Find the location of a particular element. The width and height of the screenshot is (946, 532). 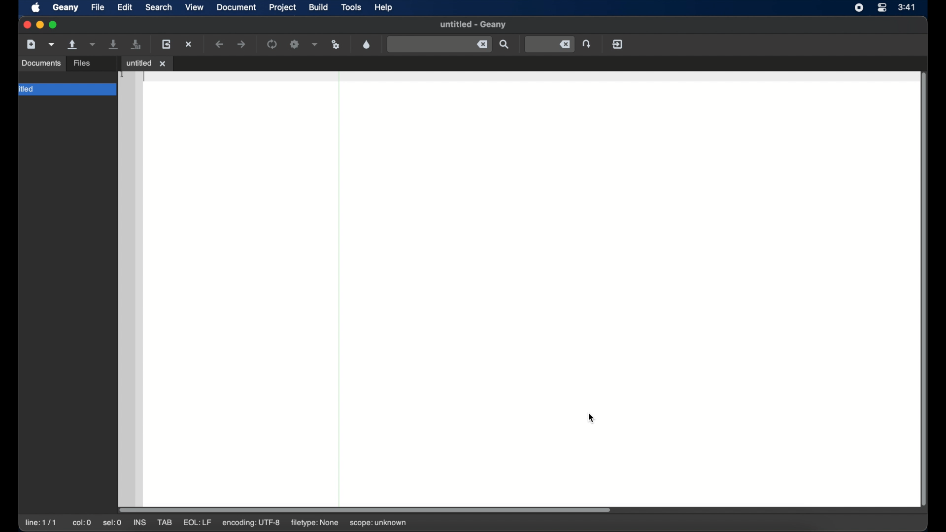

create a new file is located at coordinates (31, 44).